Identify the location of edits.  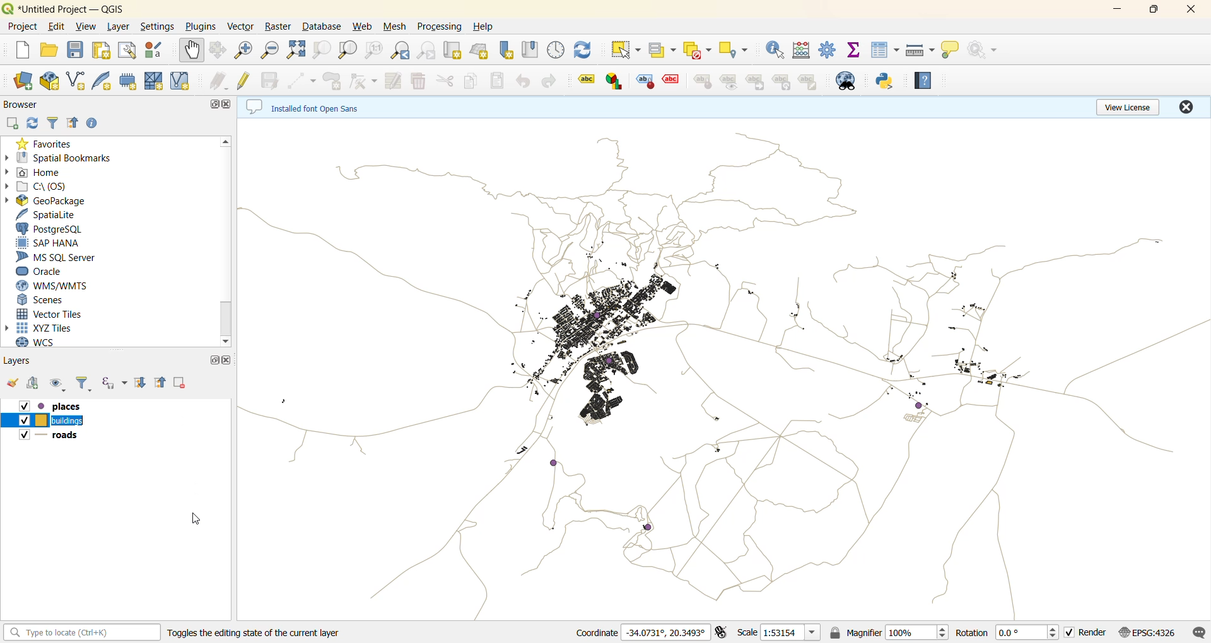
(221, 82).